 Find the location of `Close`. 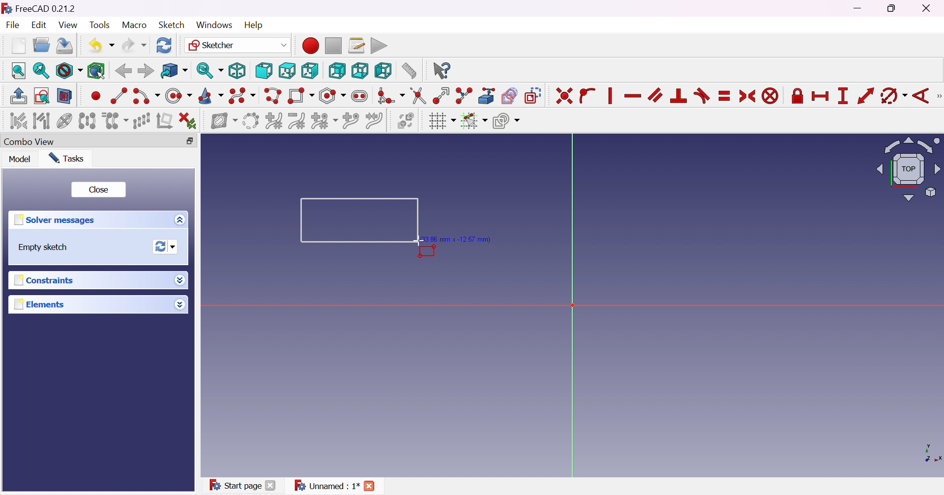

Close is located at coordinates (272, 486).